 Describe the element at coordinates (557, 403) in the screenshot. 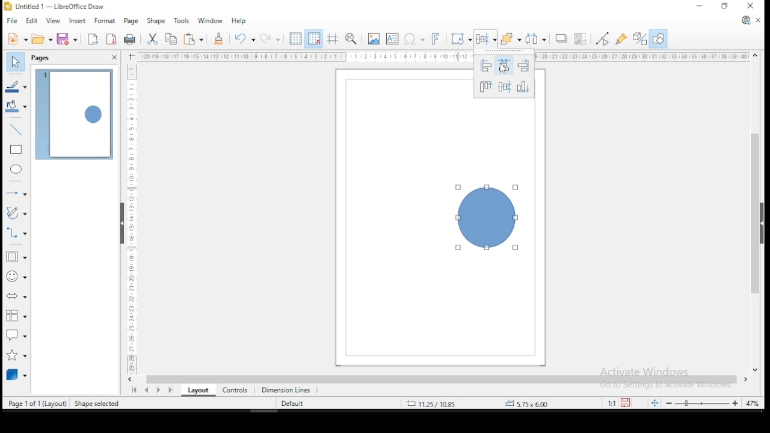

I see `zoom factor` at that location.